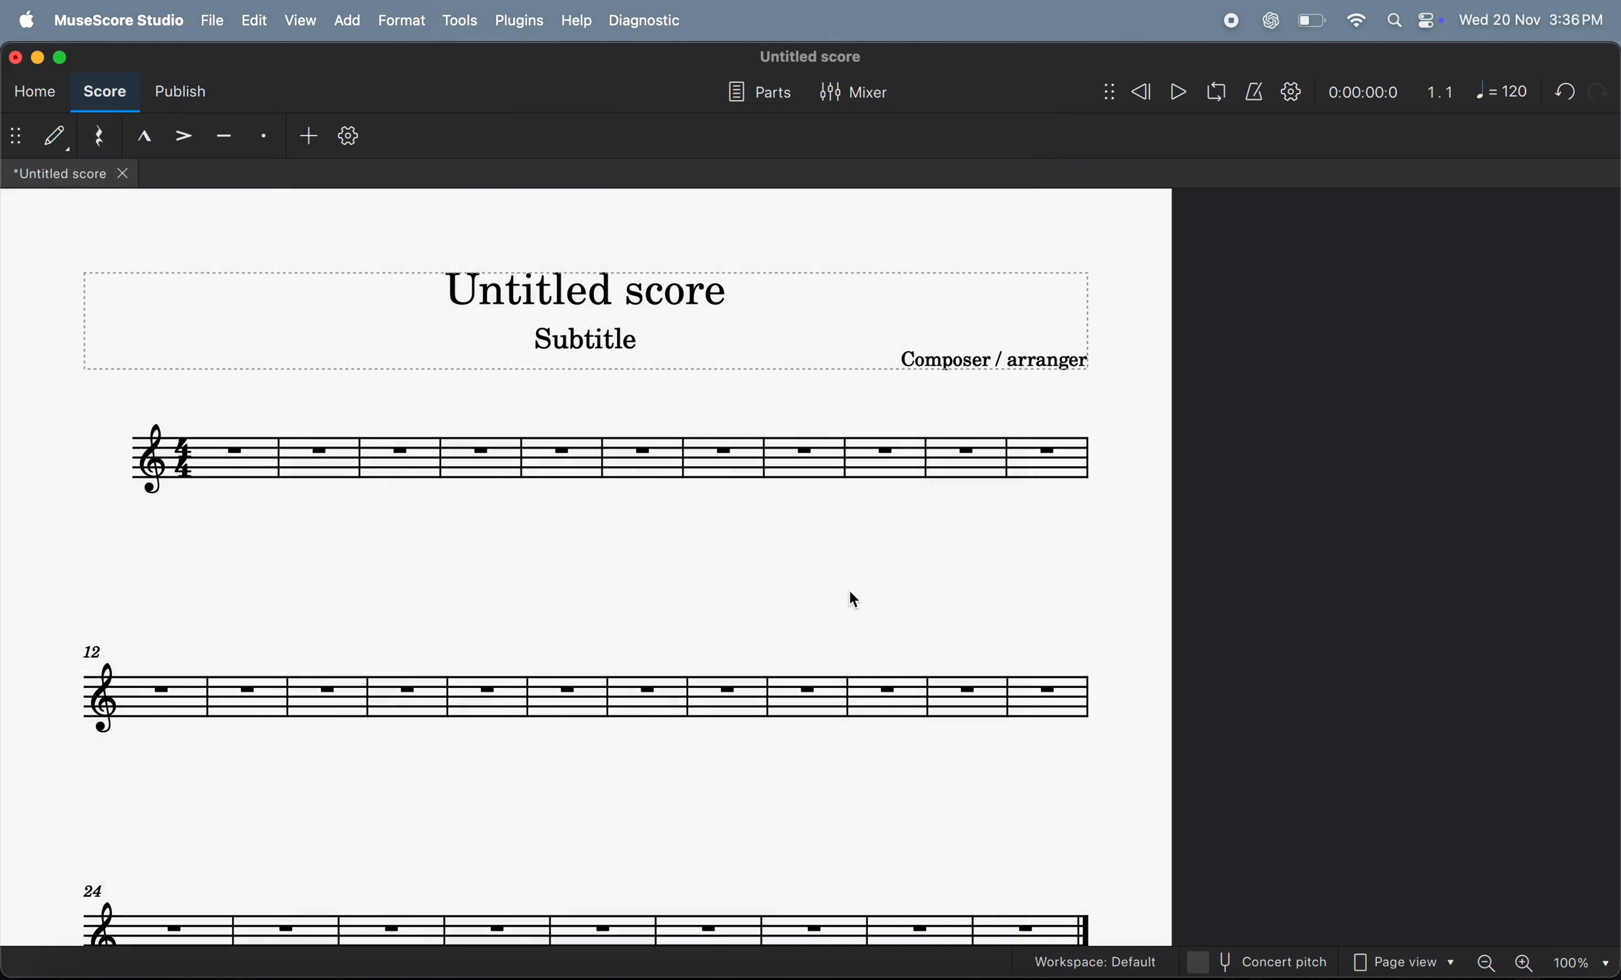 Image resolution: width=1621 pixels, height=980 pixels. I want to click on concert pitch, so click(1266, 962).